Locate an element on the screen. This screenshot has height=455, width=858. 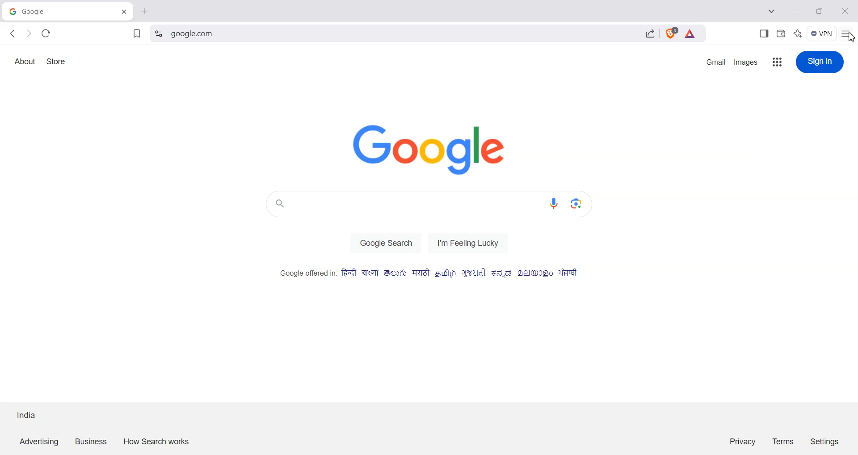
Search bar is located at coordinates (403, 204).